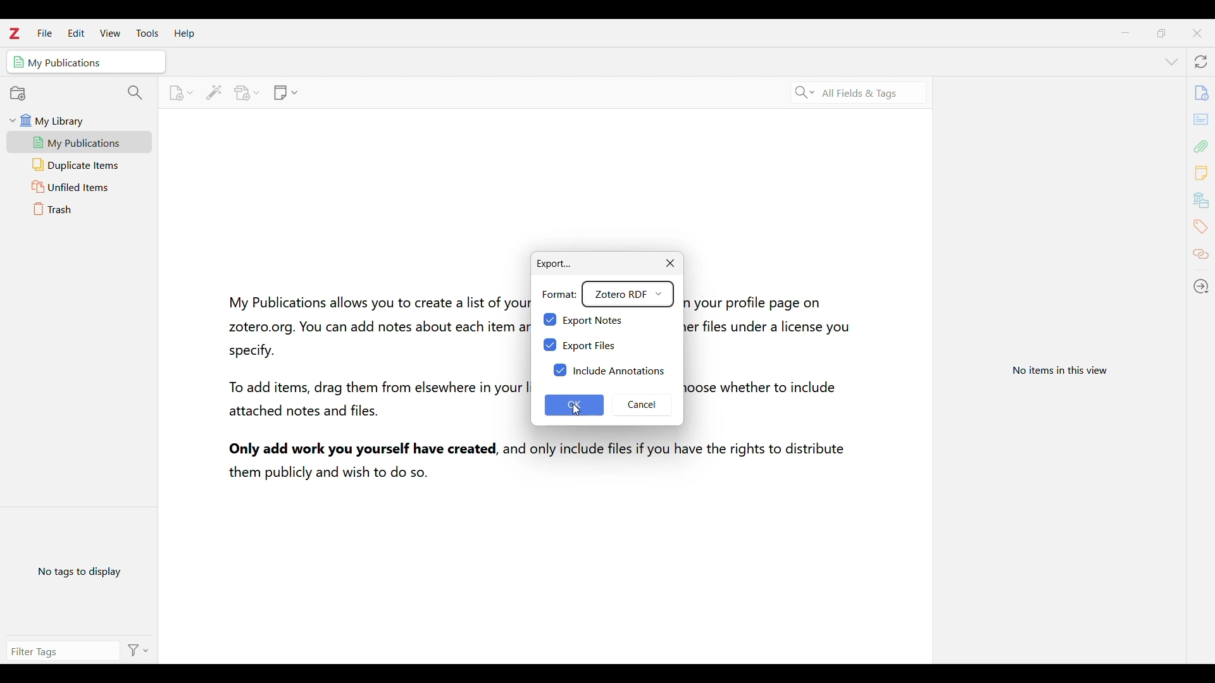 Image resolution: width=1215 pixels, height=683 pixels. What do you see at coordinates (1201, 285) in the screenshot?
I see `Locate` at bounding box center [1201, 285].